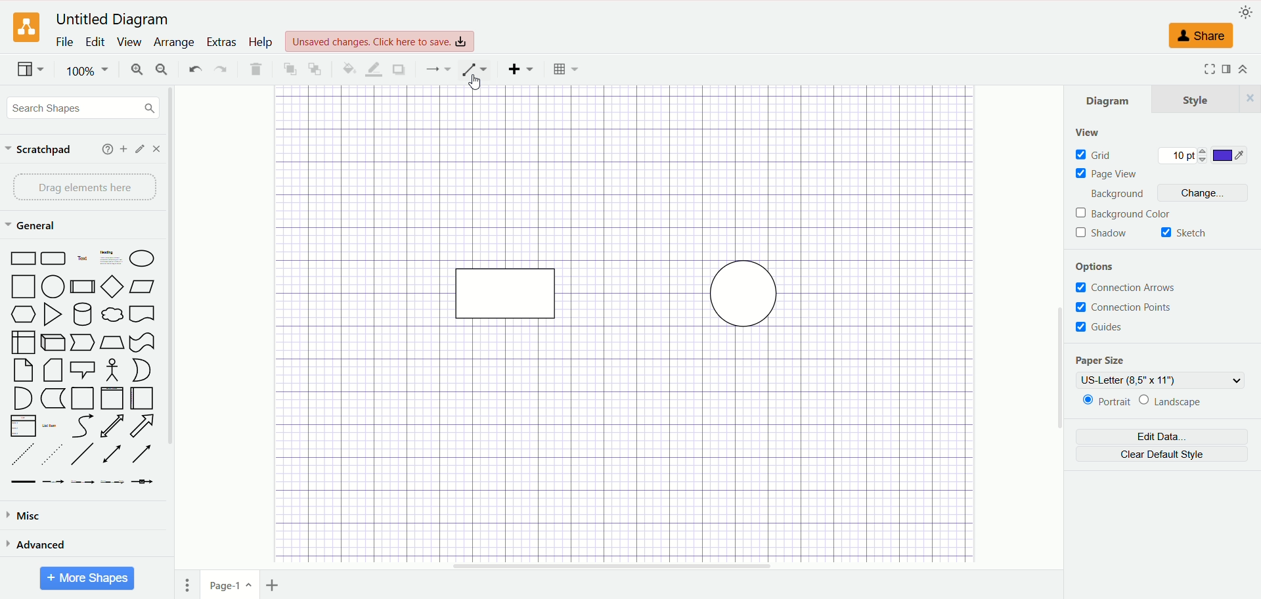 Image resolution: width=1261 pixels, height=599 pixels. Describe the element at coordinates (114, 315) in the screenshot. I see `Thought Bubble` at that location.